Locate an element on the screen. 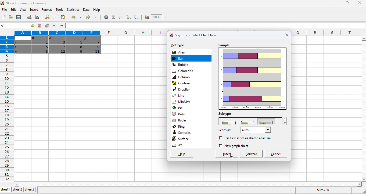  sort descending is located at coordinates (137, 17).